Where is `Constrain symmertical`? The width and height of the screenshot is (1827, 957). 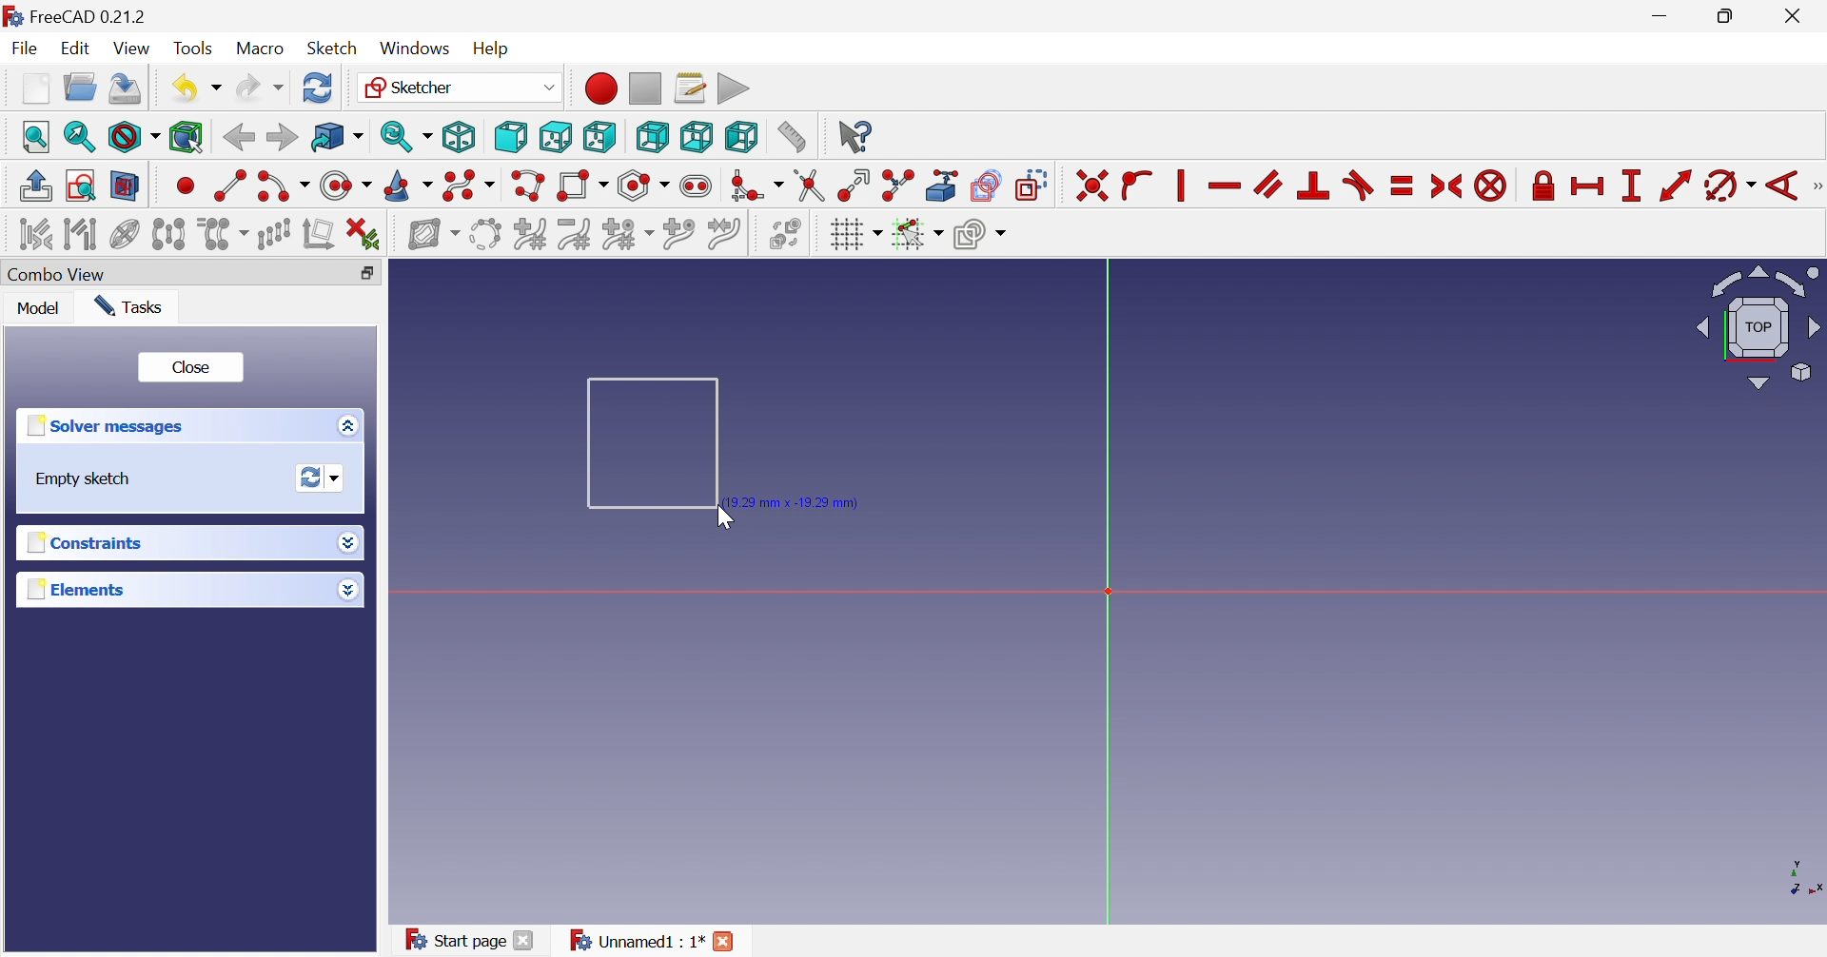 Constrain symmertical is located at coordinates (1447, 186).